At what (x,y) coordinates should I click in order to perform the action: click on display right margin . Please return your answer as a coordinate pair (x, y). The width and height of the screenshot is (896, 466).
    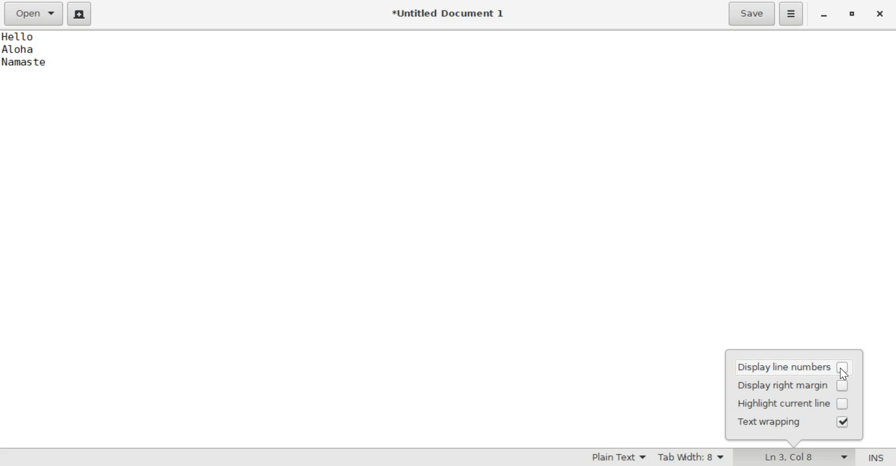
    Looking at the image, I should click on (791, 386).